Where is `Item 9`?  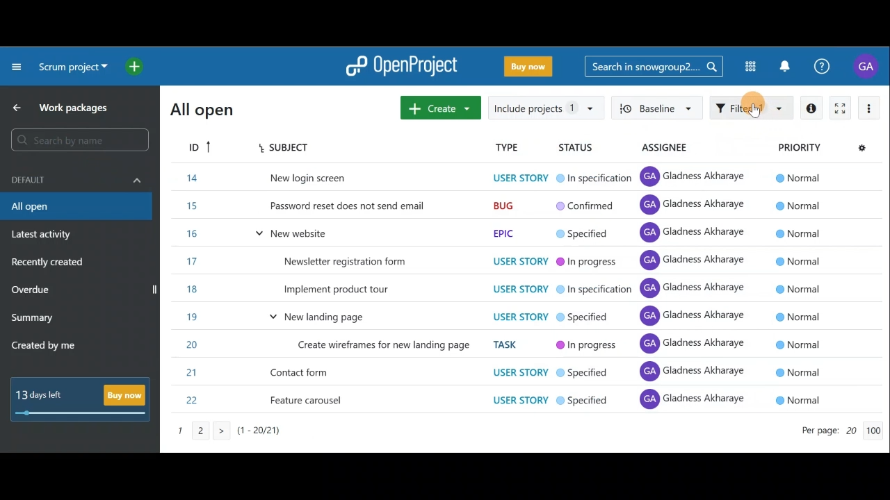
Item 9 is located at coordinates (510, 401).